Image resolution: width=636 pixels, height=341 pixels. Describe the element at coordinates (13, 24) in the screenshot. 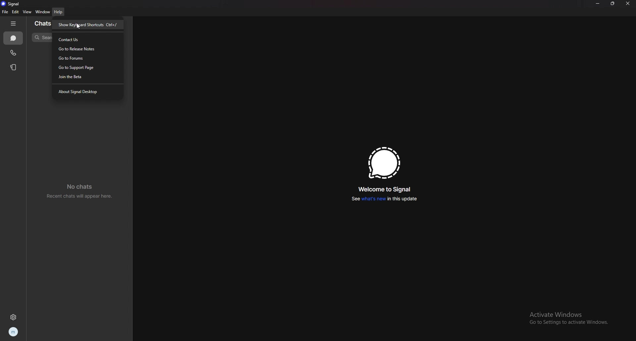

I see `hide tab` at that location.